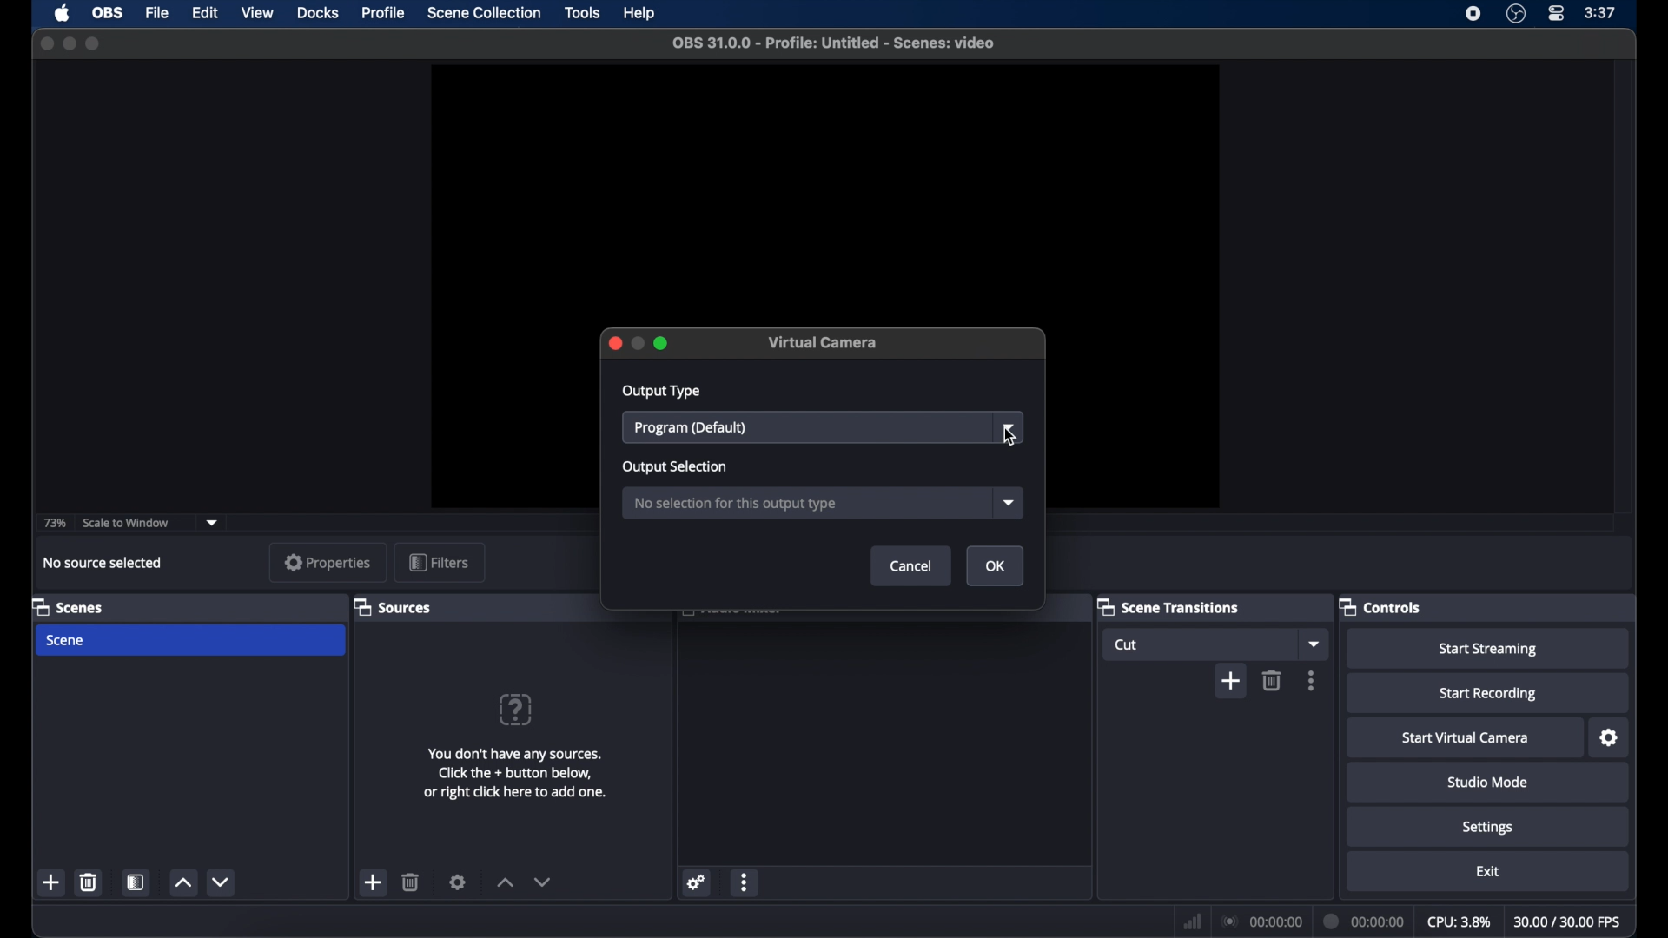 The image size is (1668, 938). Describe the element at coordinates (1261, 921) in the screenshot. I see `connection` at that location.